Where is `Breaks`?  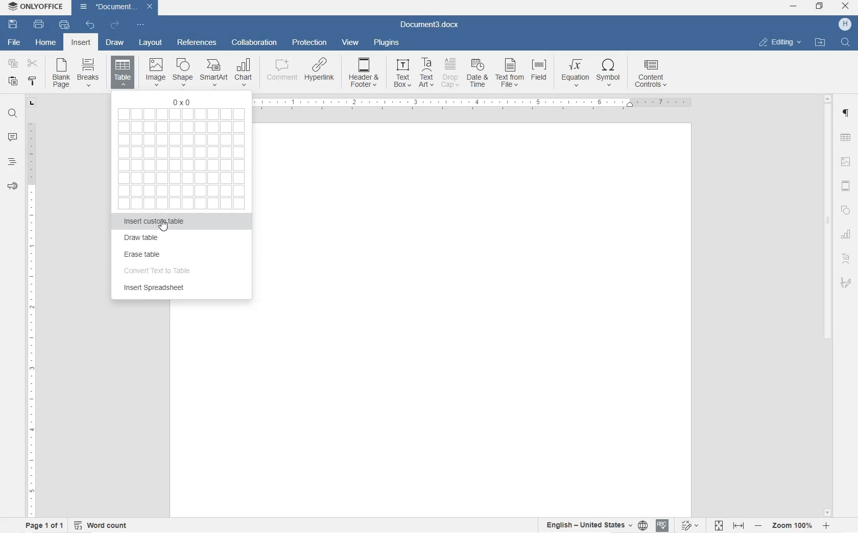 Breaks is located at coordinates (88, 72).